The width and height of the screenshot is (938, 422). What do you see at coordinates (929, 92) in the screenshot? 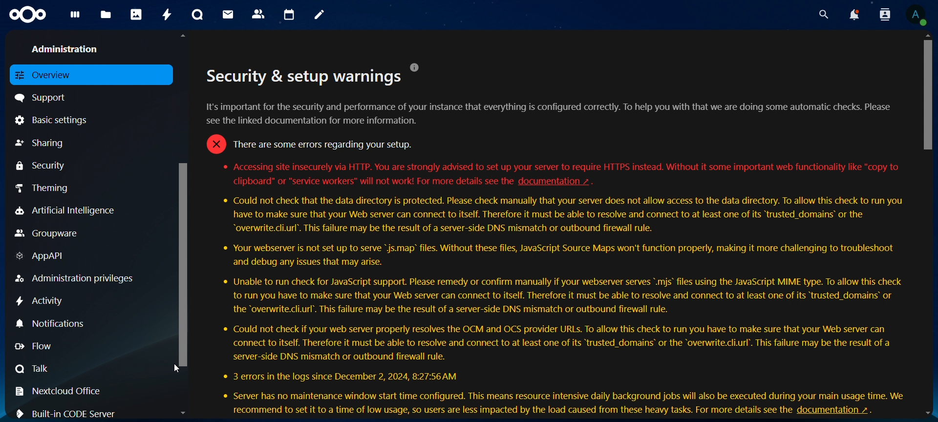
I see `scrollbar` at bounding box center [929, 92].